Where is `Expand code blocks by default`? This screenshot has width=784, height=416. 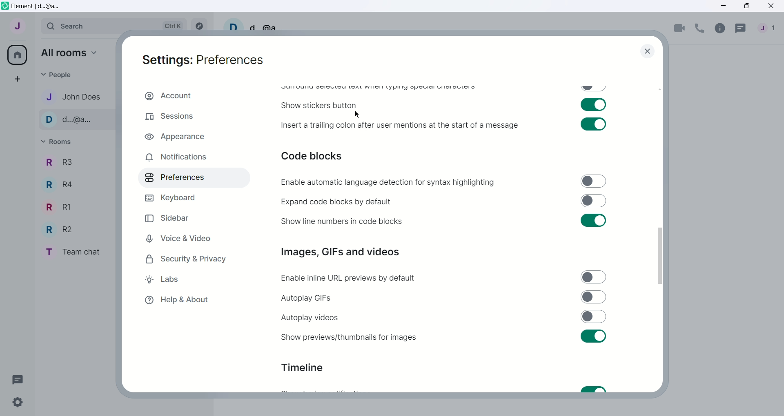 Expand code blocks by default is located at coordinates (337, 202).